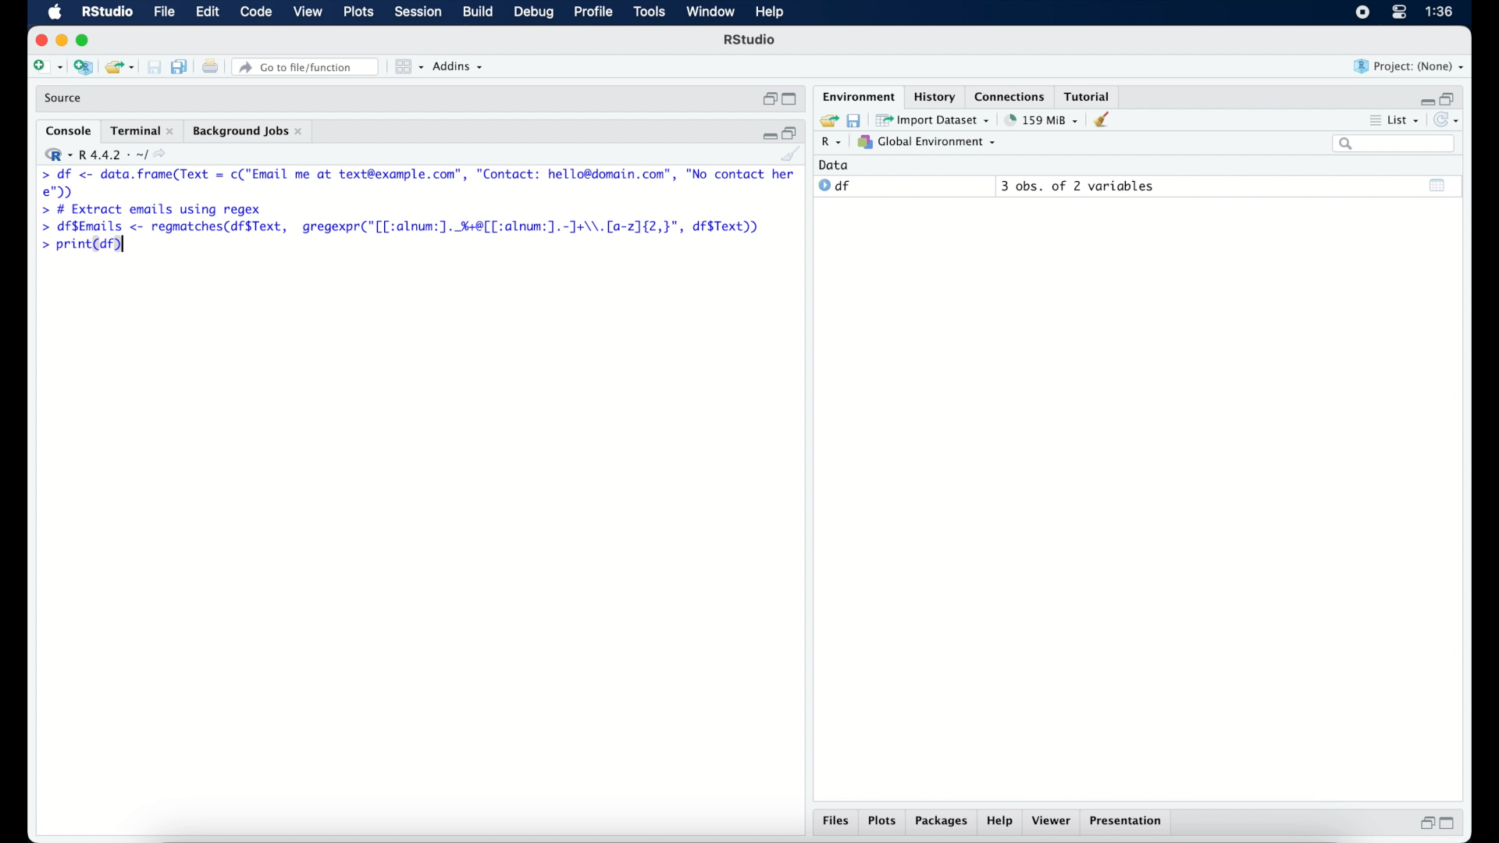 The image size is (1499, 843). Describe the element at coordinates (1128, 823) in the screenshot. I see `presentation` at that location.